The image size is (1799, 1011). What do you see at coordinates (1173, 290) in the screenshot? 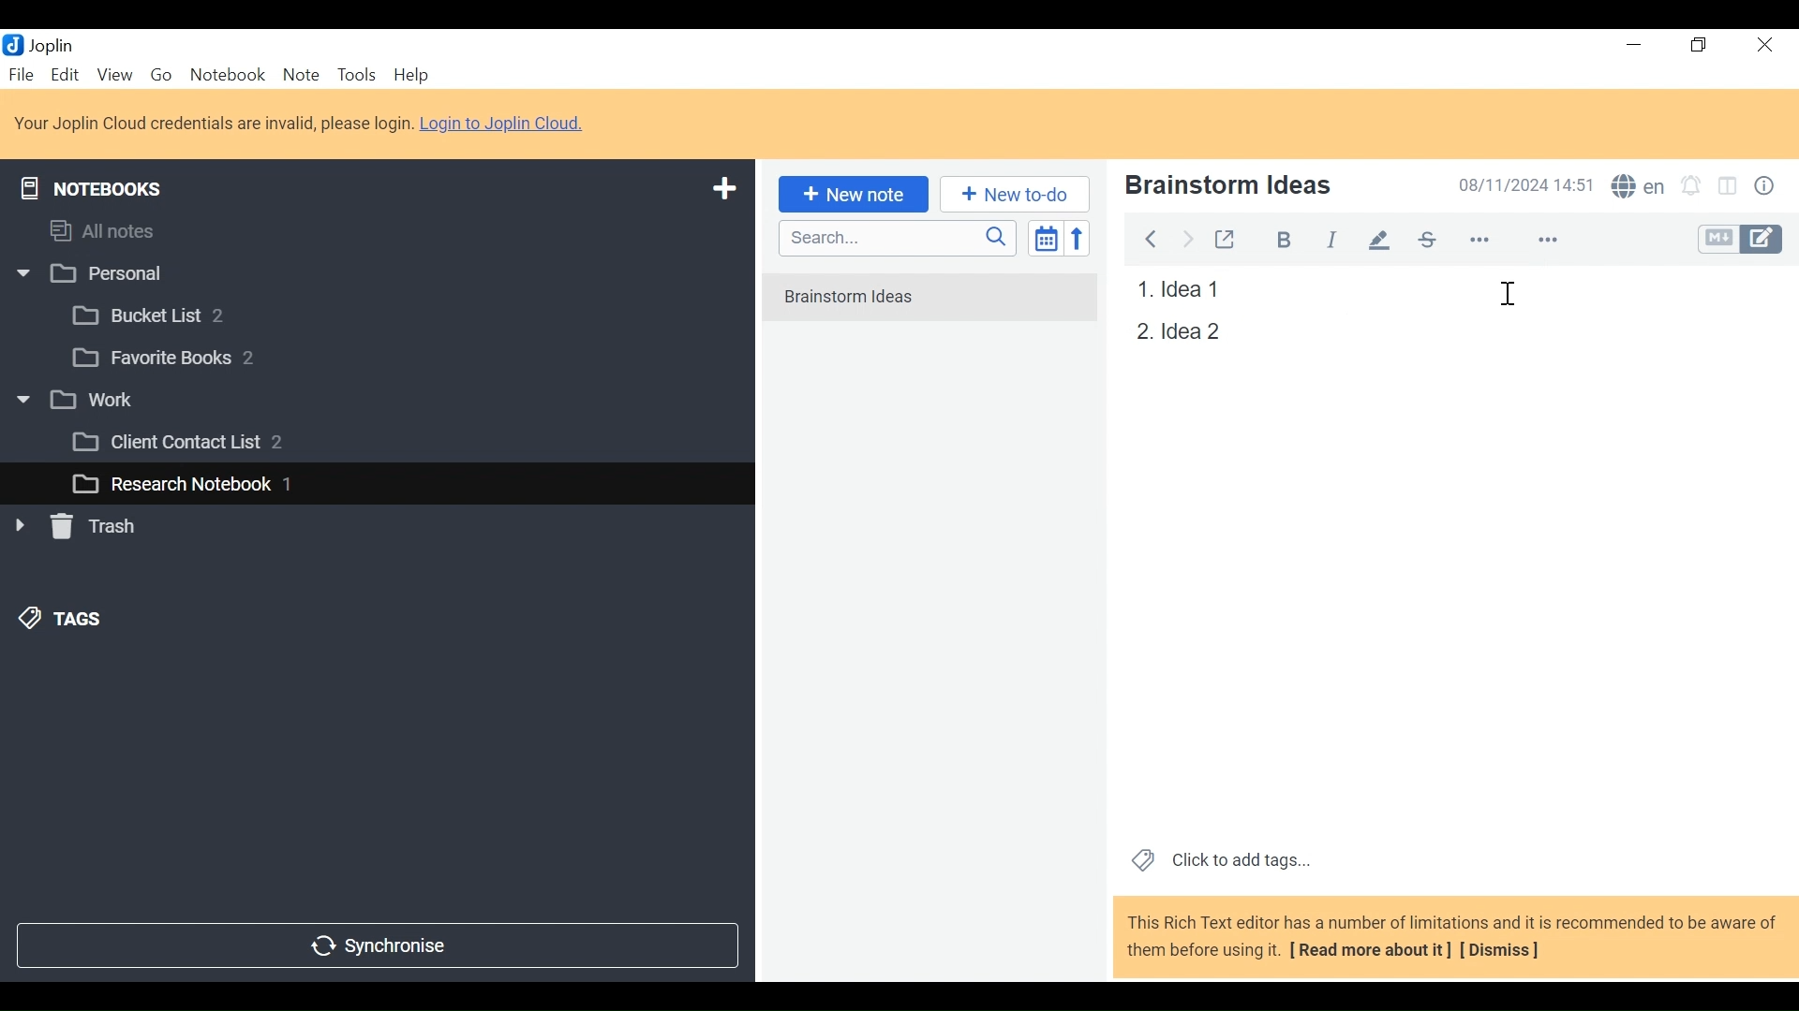
I see `Note View` at bounding box center [1173, 290].